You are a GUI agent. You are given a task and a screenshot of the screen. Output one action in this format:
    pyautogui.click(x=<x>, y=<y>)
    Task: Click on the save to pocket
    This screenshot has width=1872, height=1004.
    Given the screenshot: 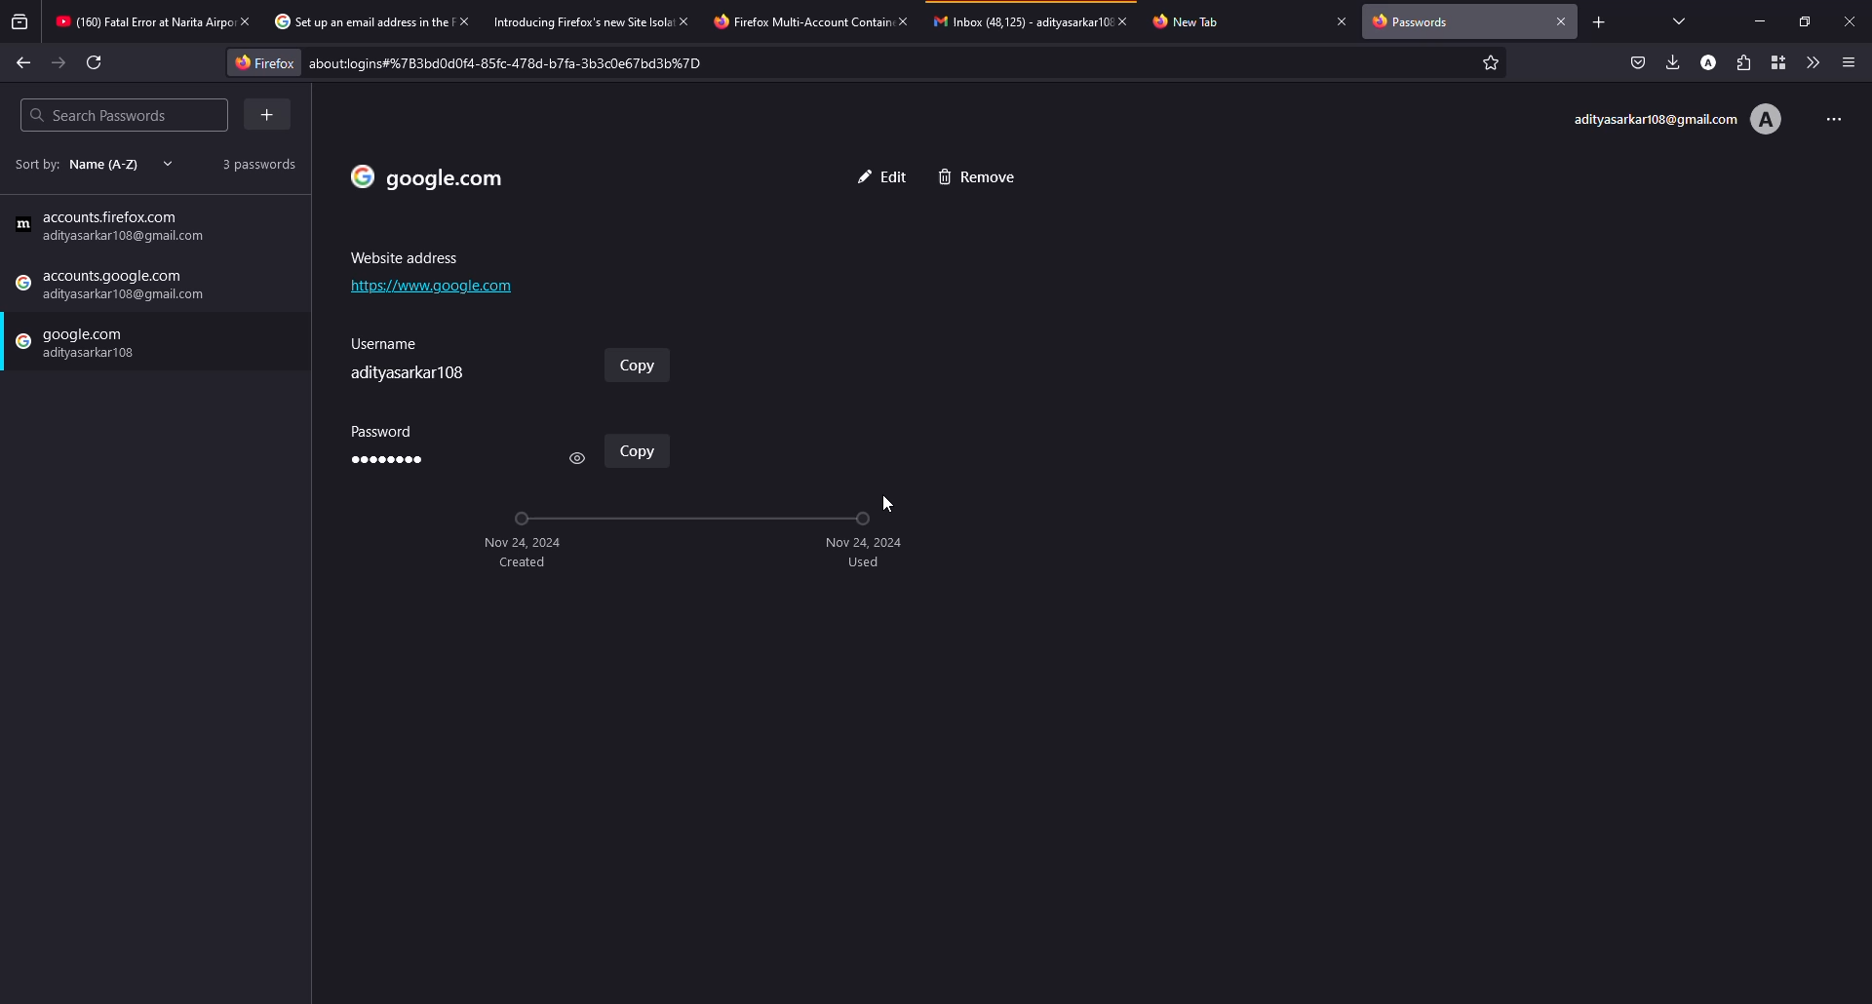 What is the action you would take?
    pyautogui.click(x=1638, y=62)
    